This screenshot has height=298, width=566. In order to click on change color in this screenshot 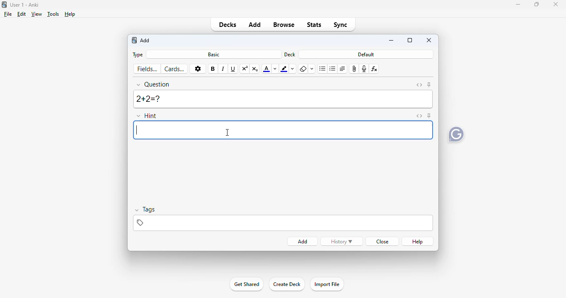, I will do `click(275, 69)`.